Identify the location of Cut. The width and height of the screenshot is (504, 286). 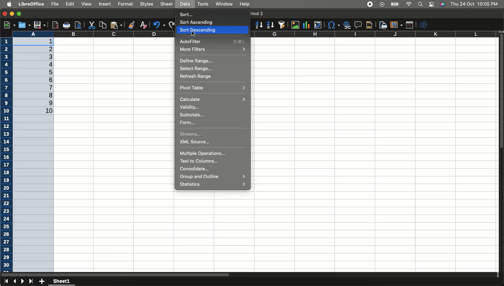
(91, 25).